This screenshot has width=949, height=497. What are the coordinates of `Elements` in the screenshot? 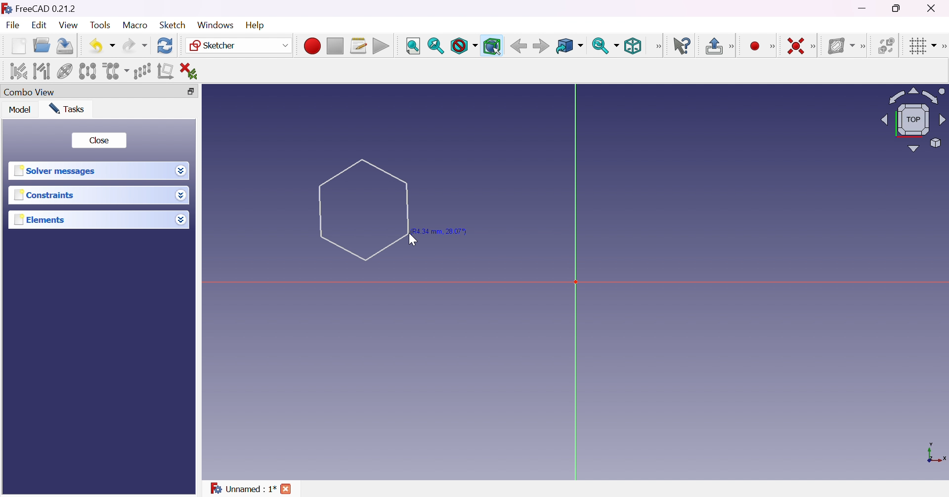 It's located at (42, 219).